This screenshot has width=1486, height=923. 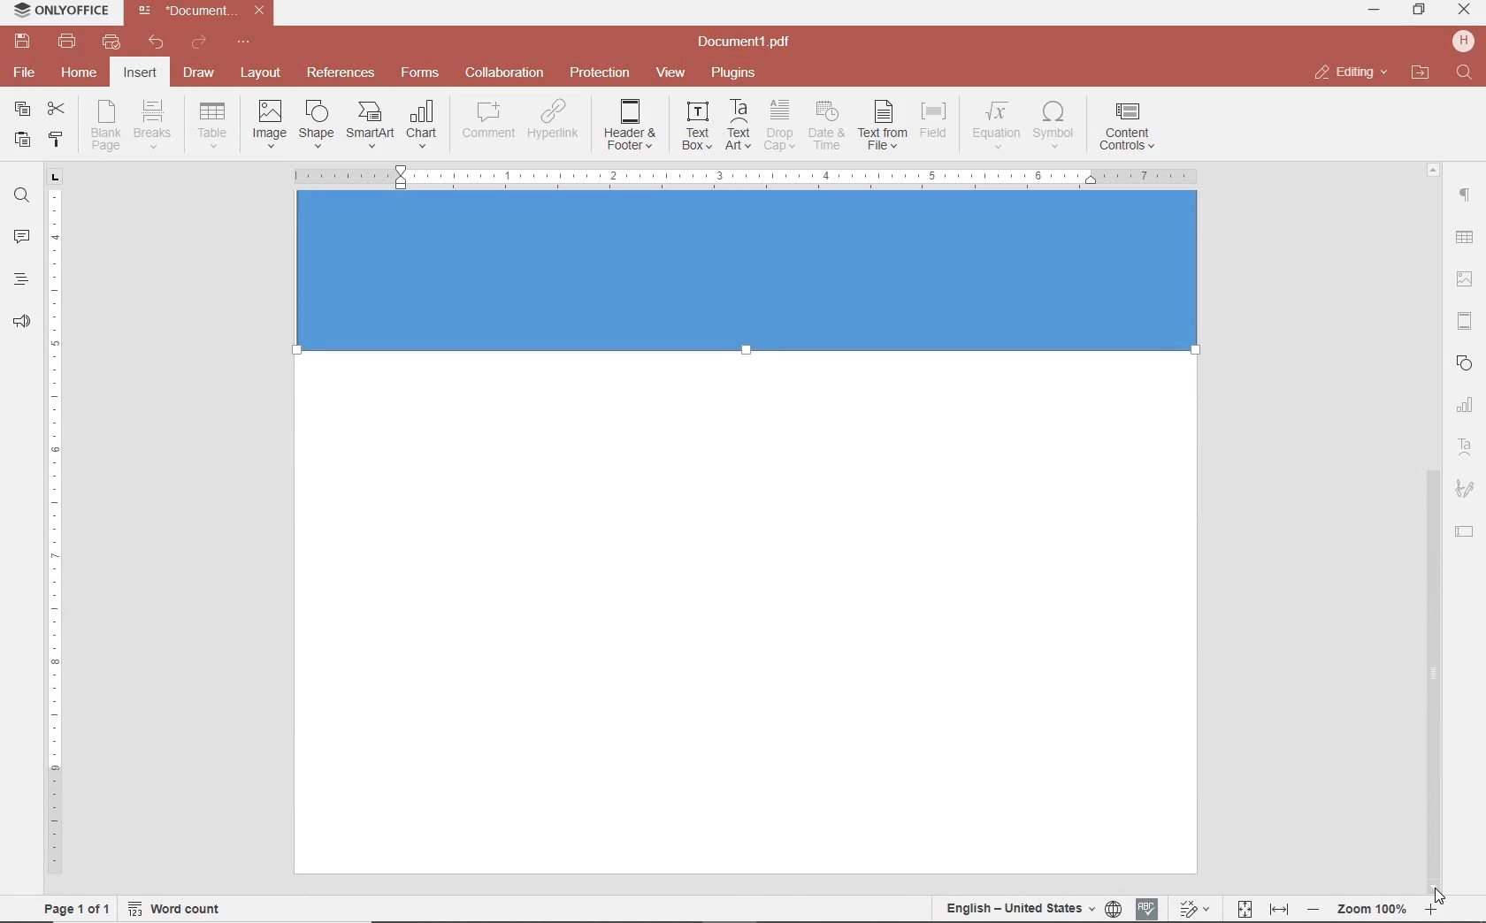 I want to click on SIGNATURE, so click(x=1465, y=490).